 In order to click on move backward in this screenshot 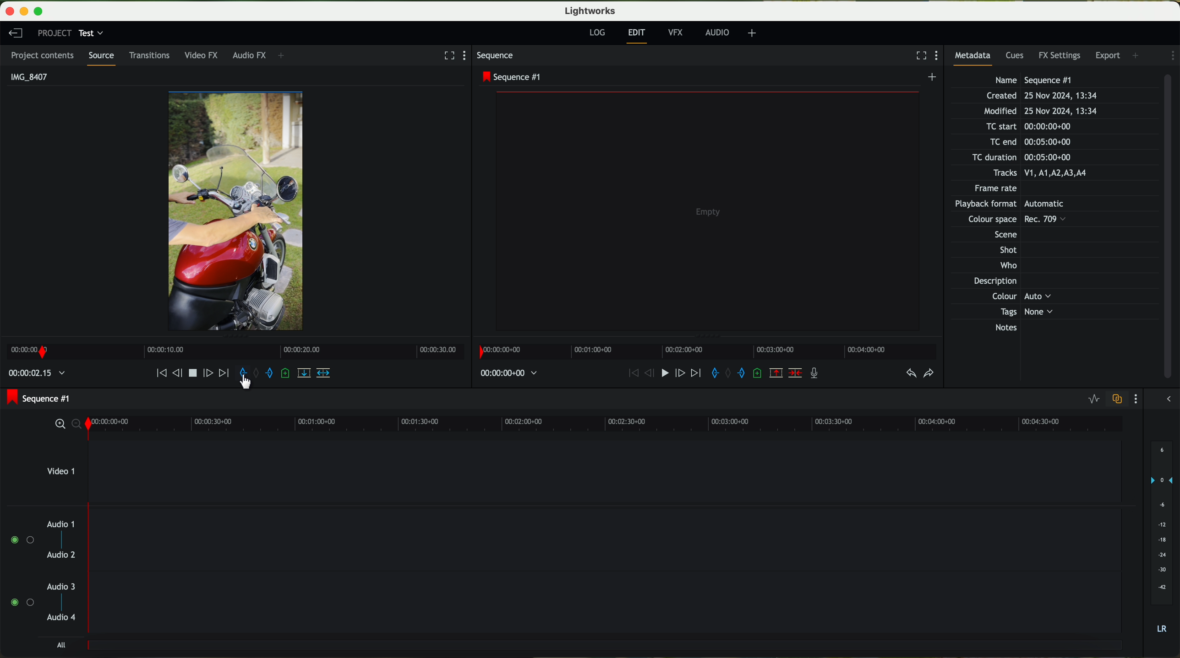, I will do `click(628, 373)`.